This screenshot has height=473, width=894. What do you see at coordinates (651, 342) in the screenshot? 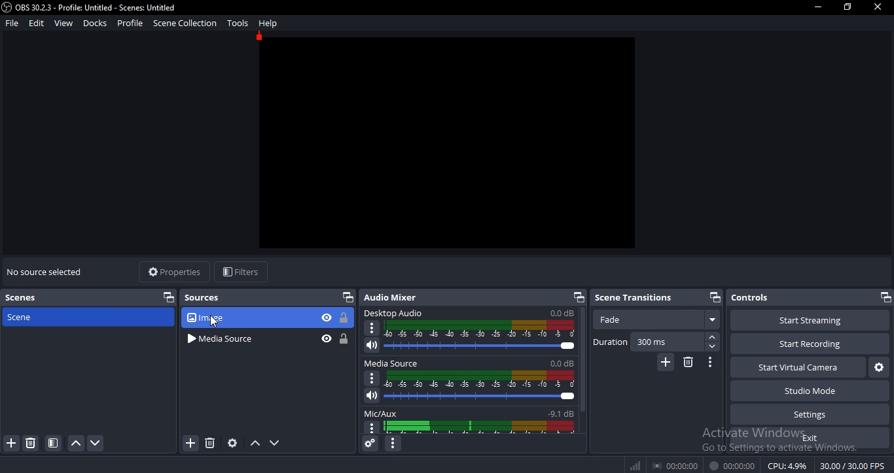
I see `300ms` at bounding box center [651, 342].